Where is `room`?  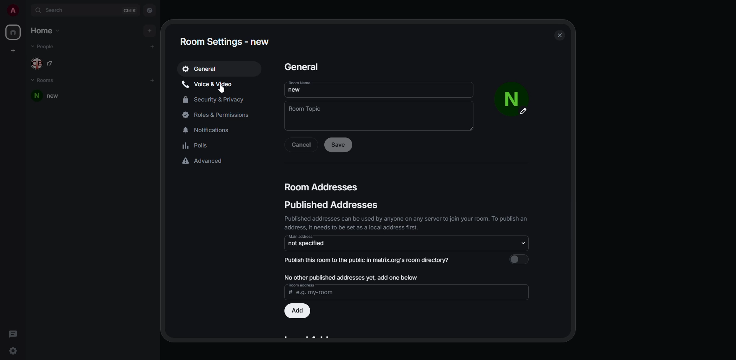
room is located at coordinates (50, 96).